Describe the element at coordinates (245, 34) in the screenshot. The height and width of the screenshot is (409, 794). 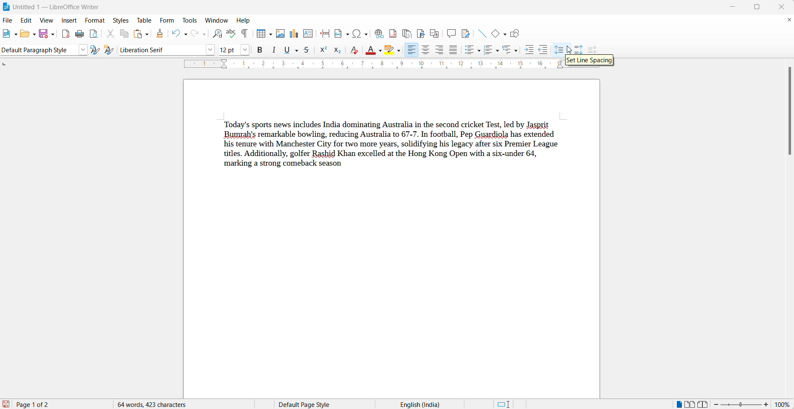
I see `toggle formatting marks` at that location.